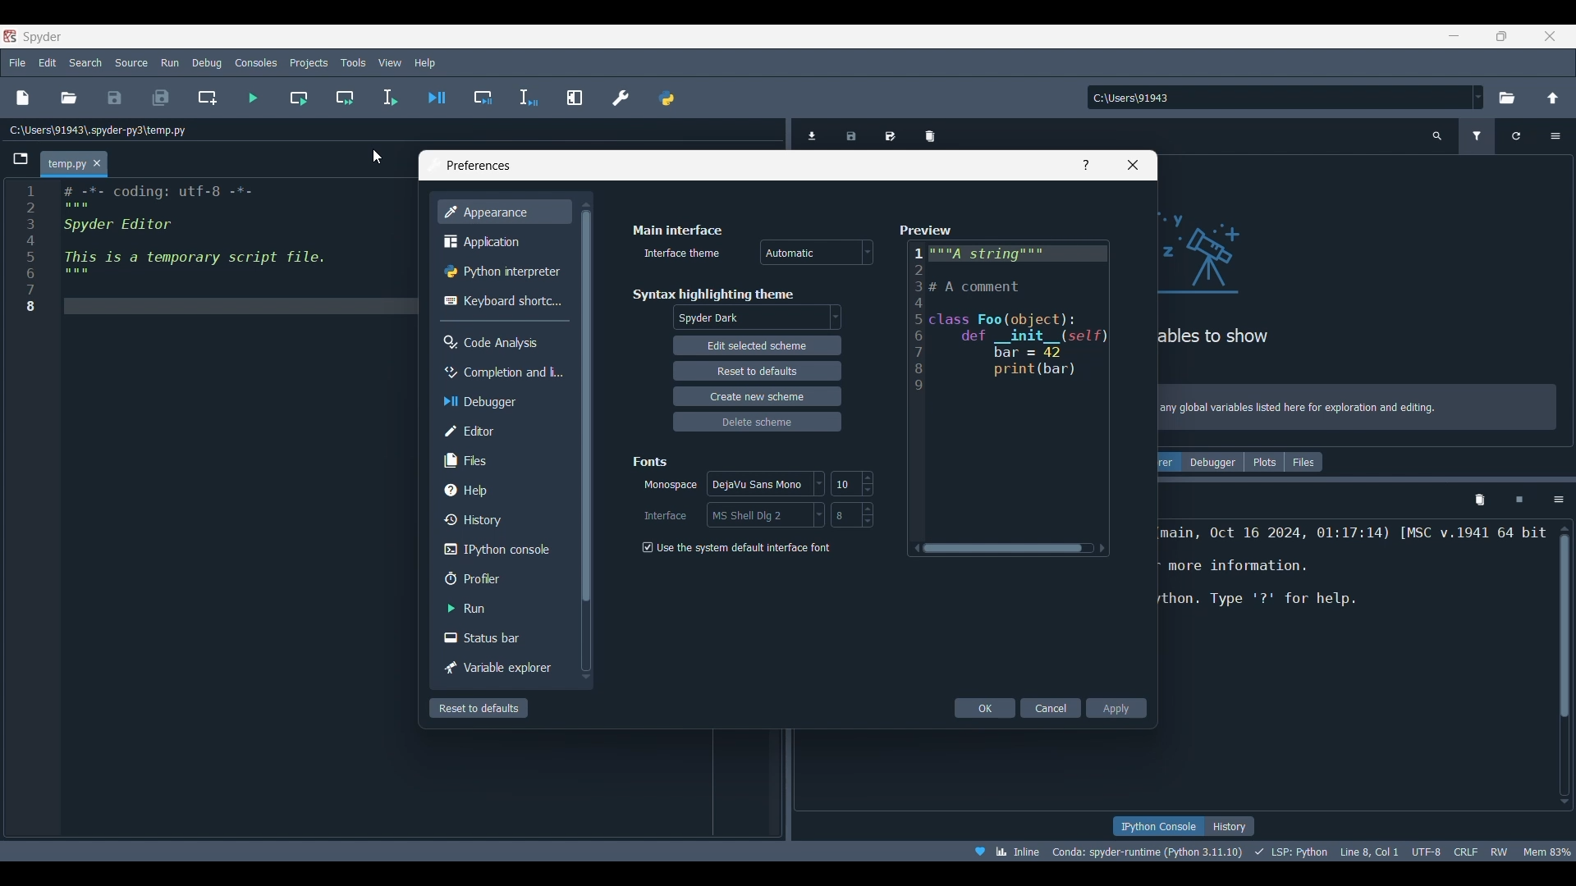 The height and width of the screenshot is (886, 1576). I want to click on Variable explorer, so click(497, 666).